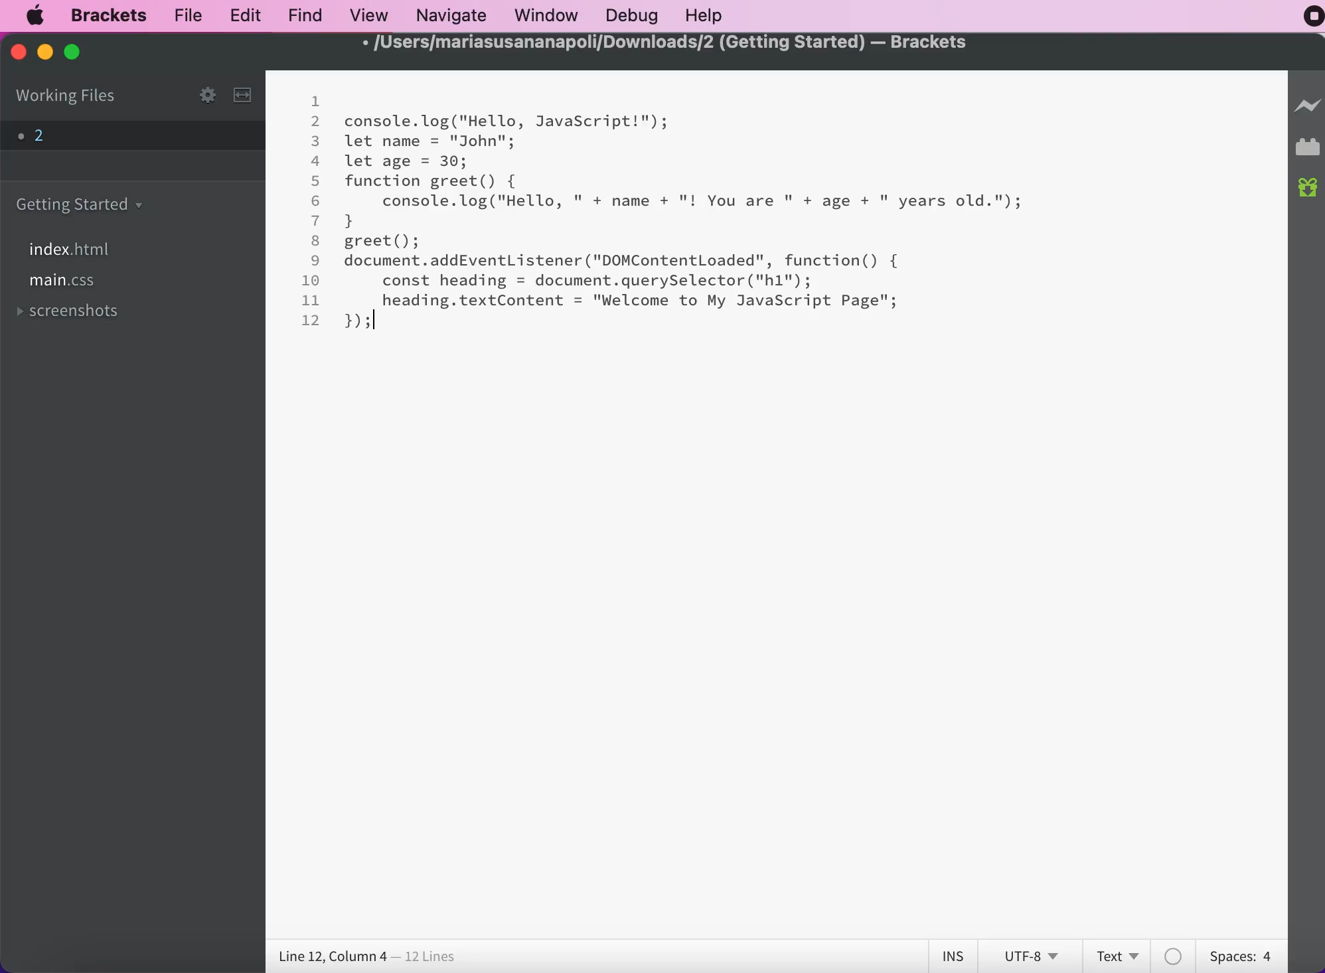  What do you see at coordinates (374, 319) in the screenshot?
I see `cursor` at bounding box center [374, 319].